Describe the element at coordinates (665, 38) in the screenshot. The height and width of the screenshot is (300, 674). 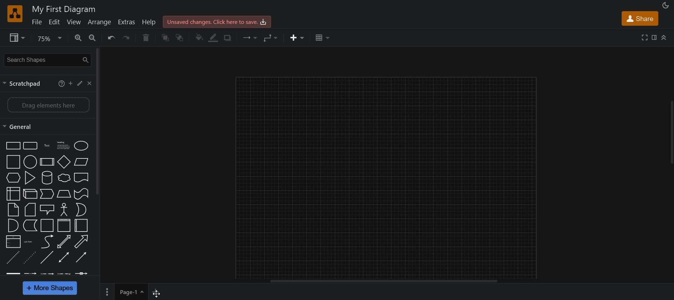
I see `collapse/expand` at that location.